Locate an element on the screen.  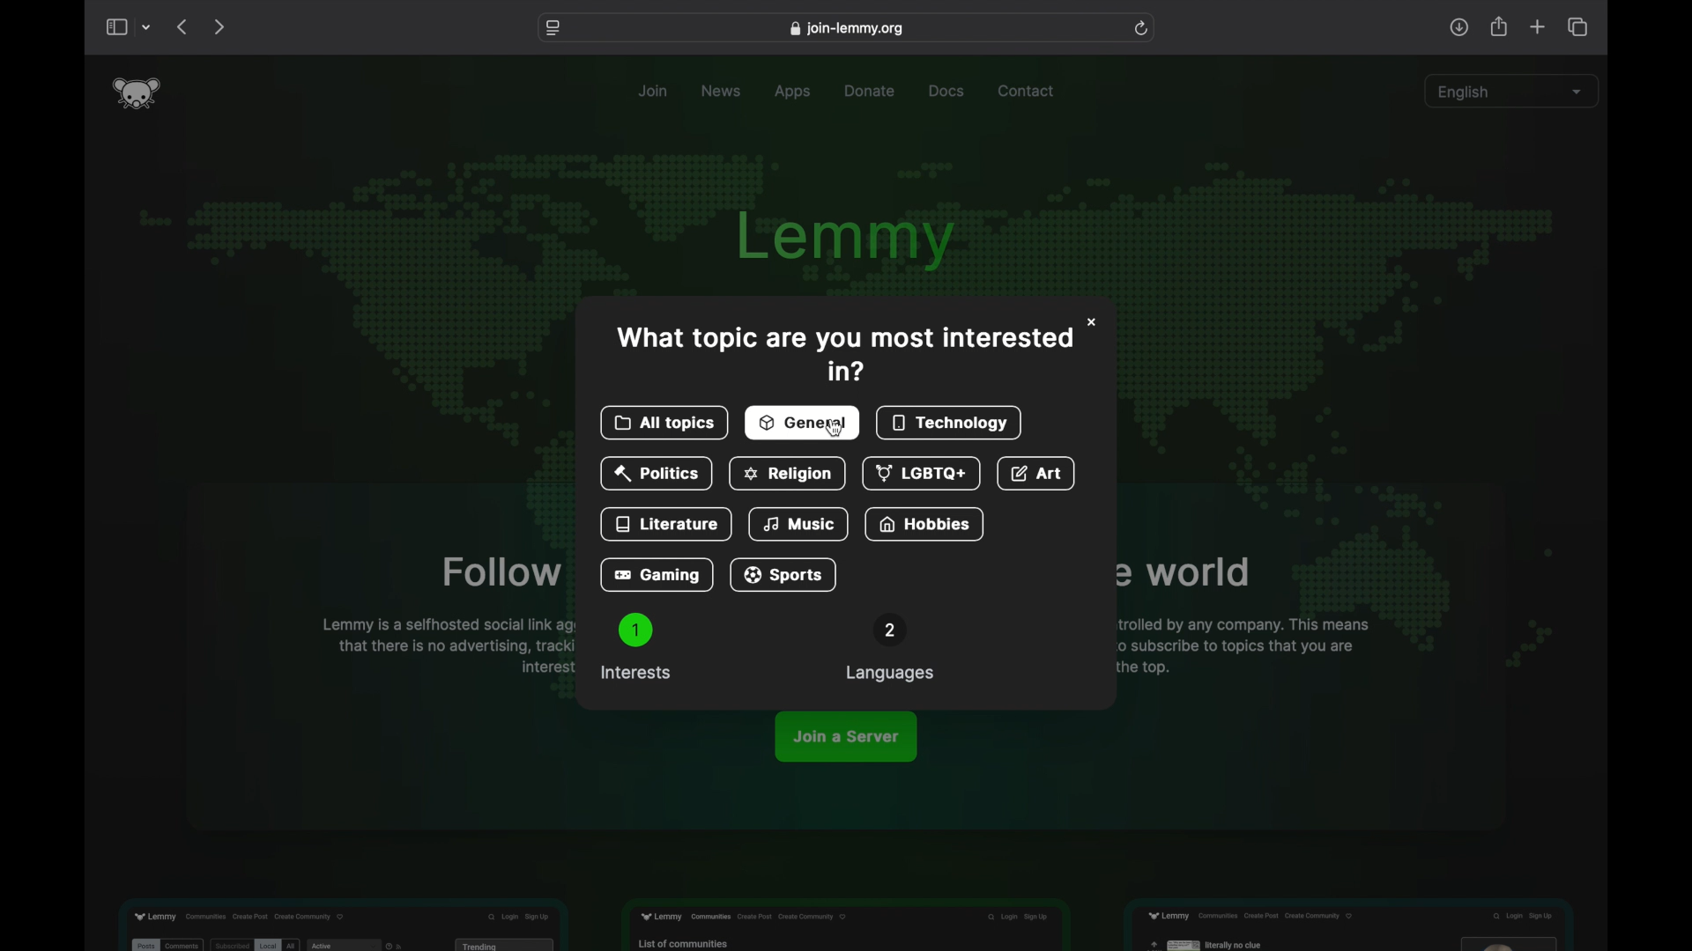
obscure text is located at coordinates (444, 647).